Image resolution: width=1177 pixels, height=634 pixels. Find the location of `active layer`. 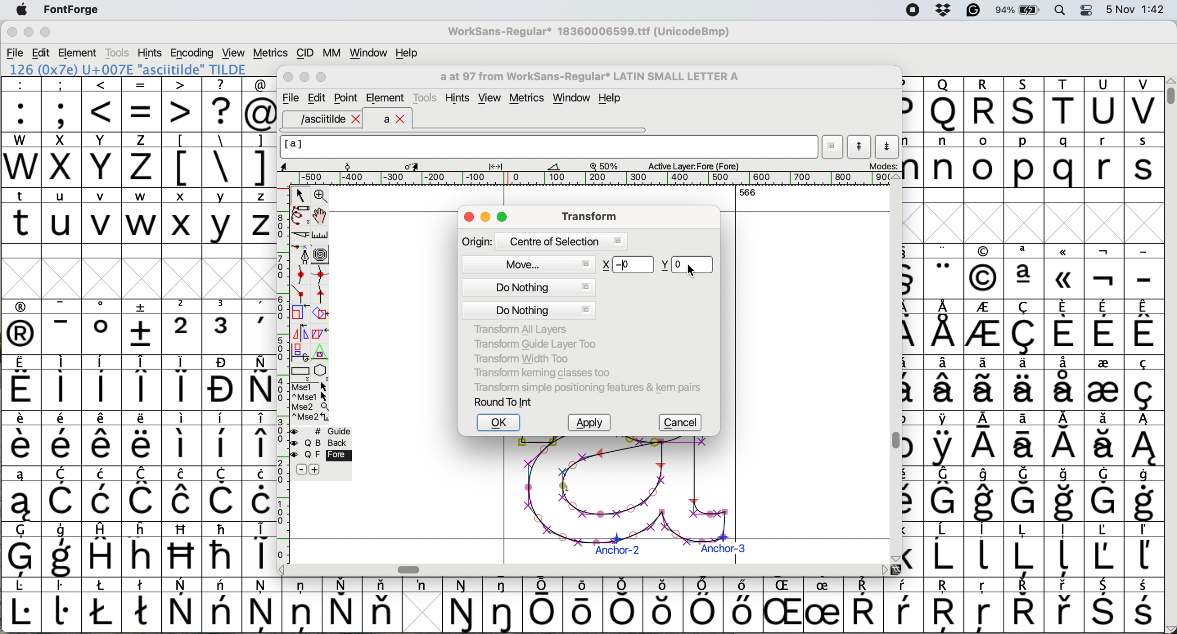

active layer is located at coordinates (692, 165).